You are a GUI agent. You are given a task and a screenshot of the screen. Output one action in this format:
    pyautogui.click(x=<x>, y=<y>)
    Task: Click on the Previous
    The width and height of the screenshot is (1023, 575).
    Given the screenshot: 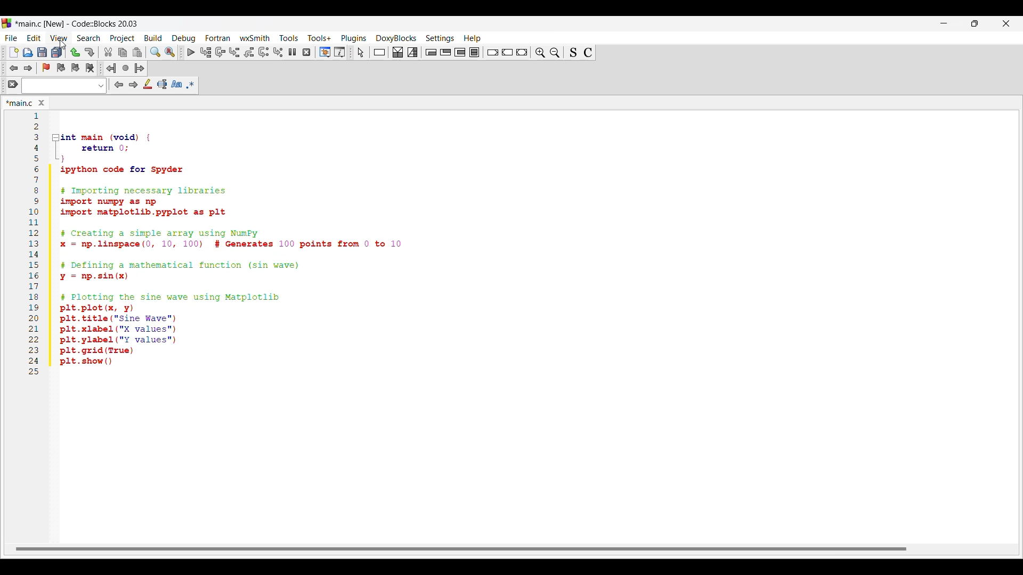 What is the action you would take?
    pyautogui.click(x=119, y=85)
    